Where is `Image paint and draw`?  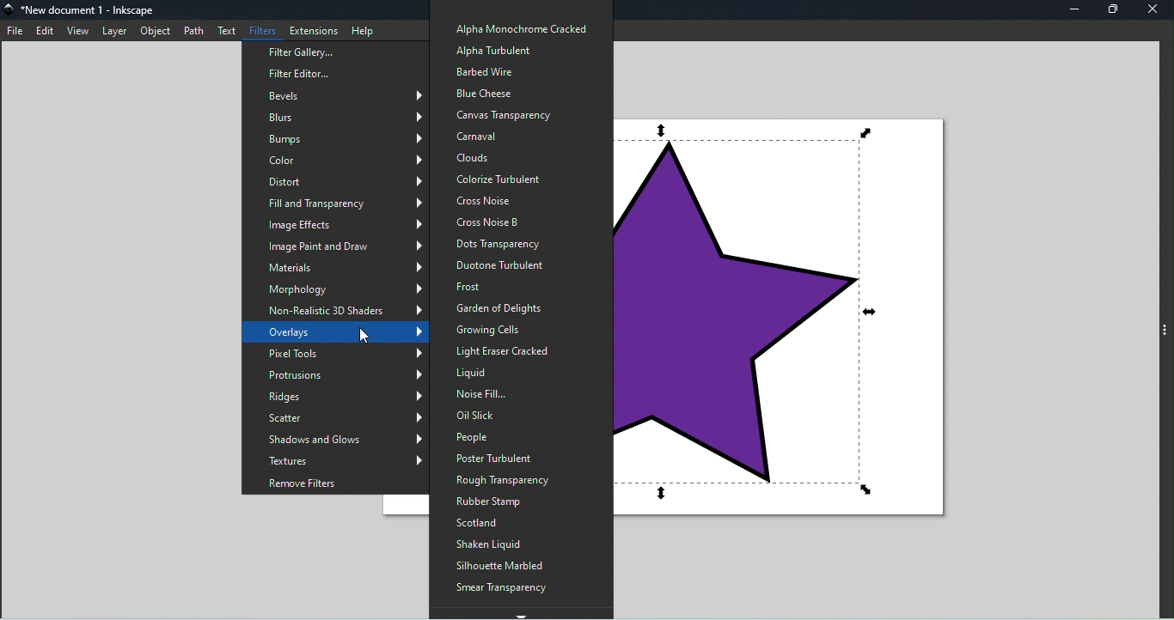
Image paint and draw is located at coordinates (345, 247).